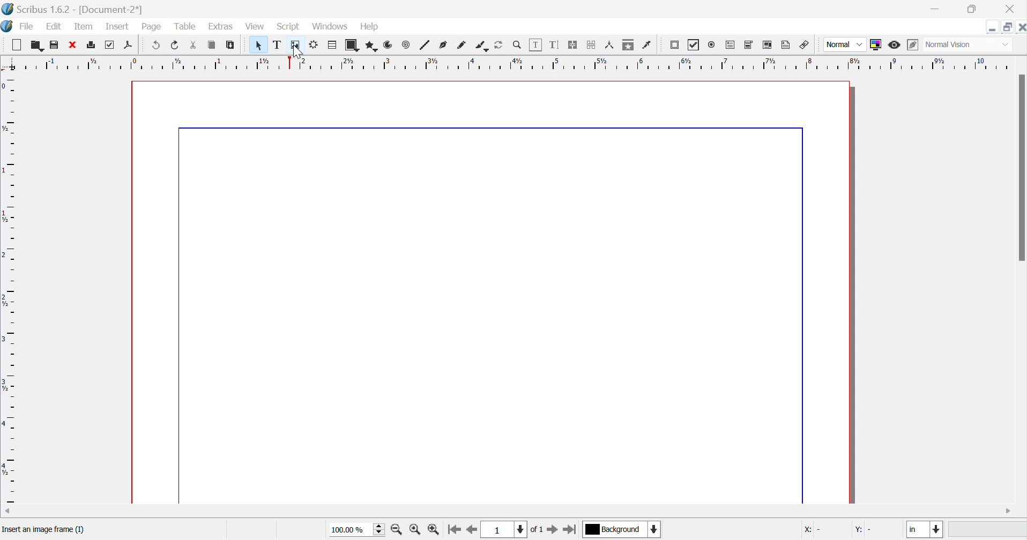  I want to click on normal, so click(845, 45).